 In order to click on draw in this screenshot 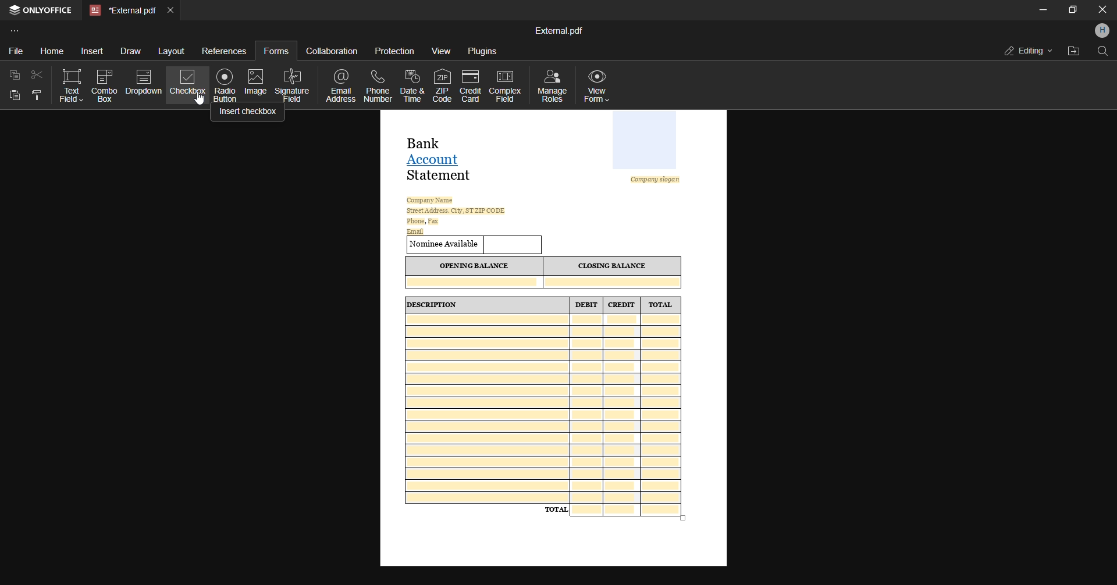, I will do `click(127, 52)`.